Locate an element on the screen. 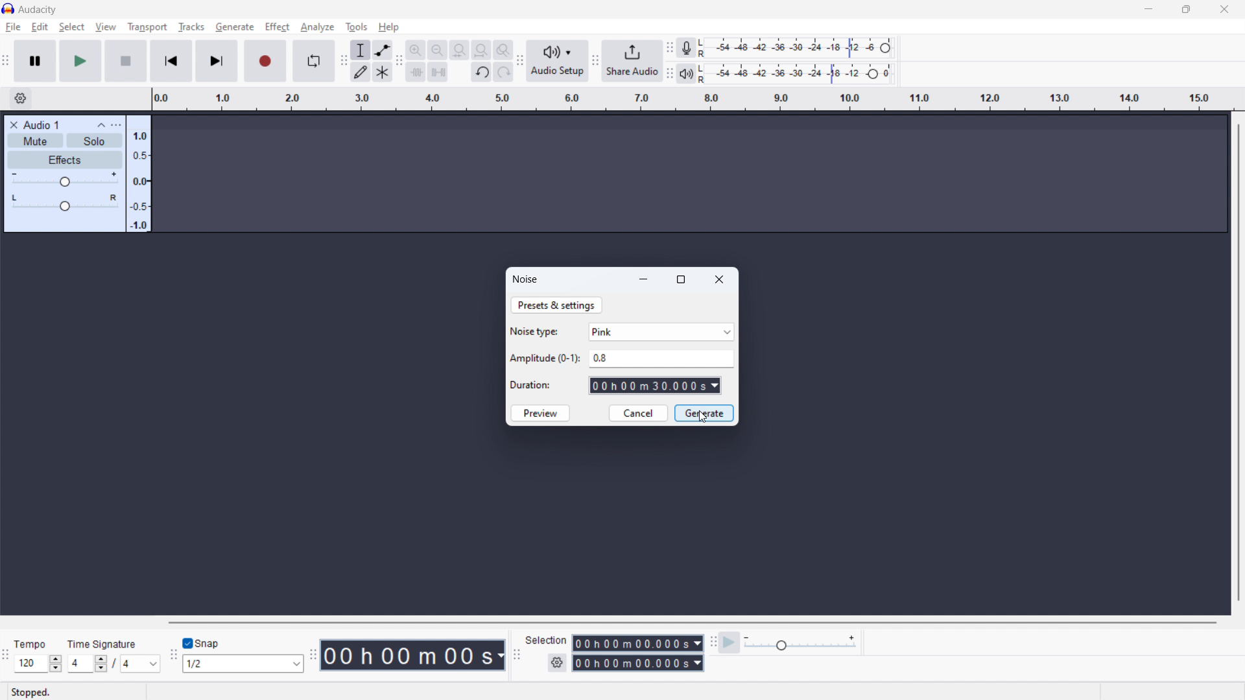 The image size is (1245, 700). draw tool is located at coordinates (361, 71).